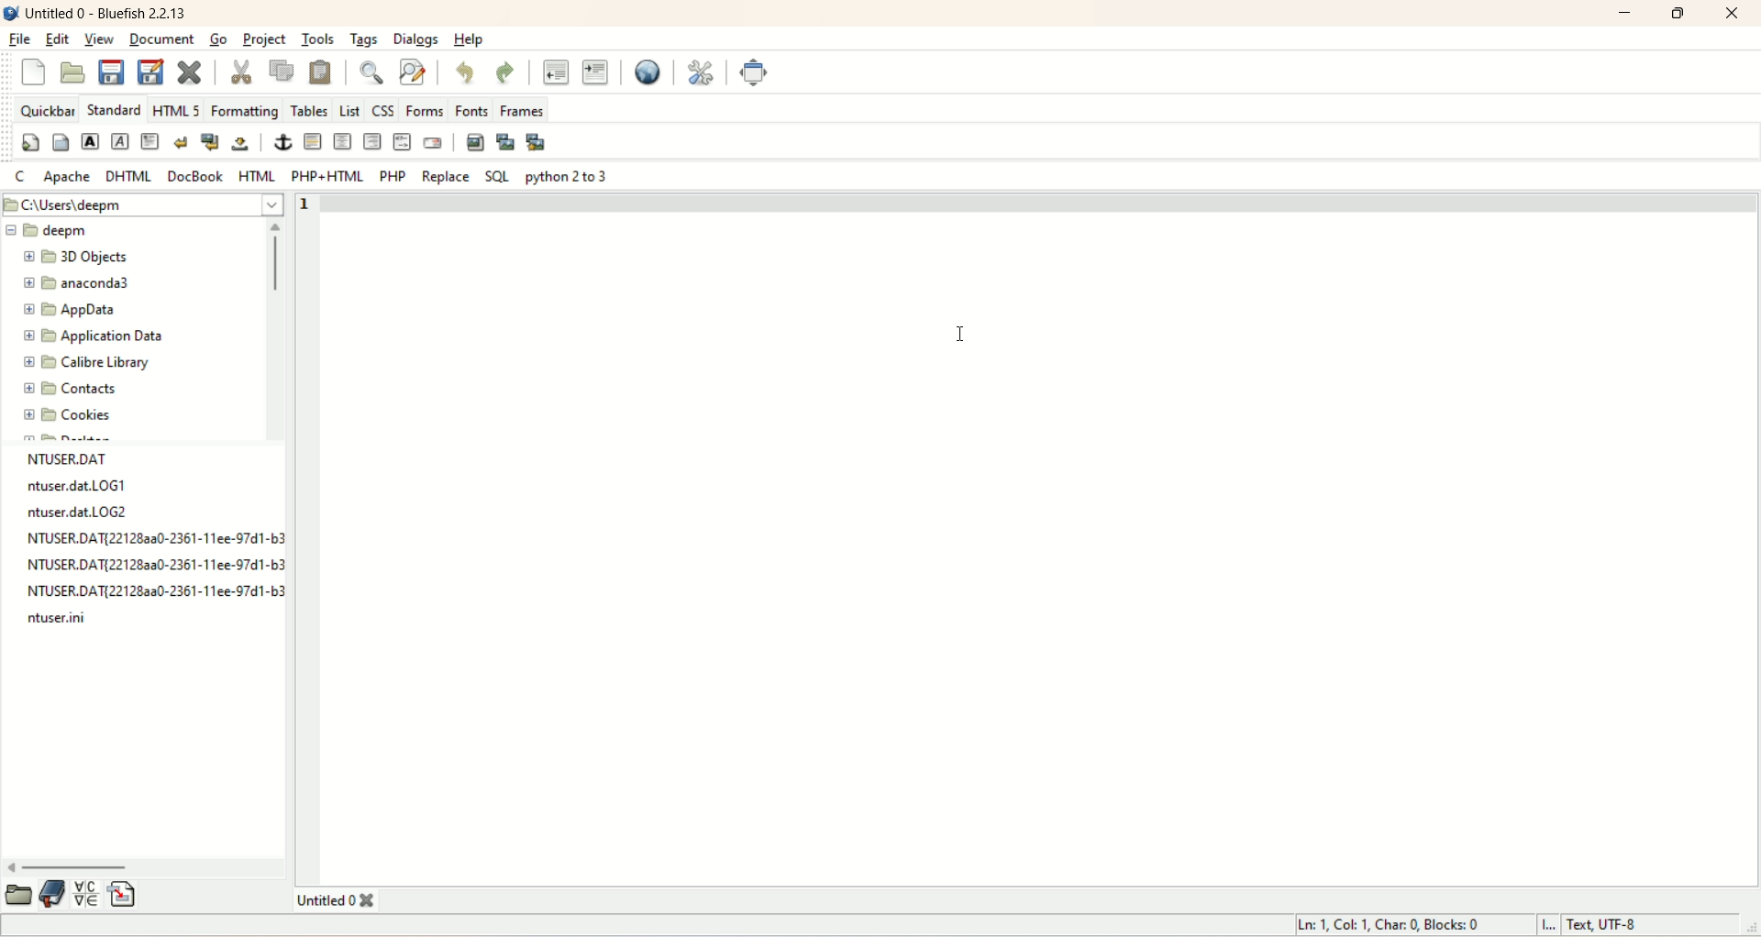 The width and height of the screenshot is (1761, 937). Describe the element at coordinates (114, 109) in the screenshot. I see `standard` at that location.